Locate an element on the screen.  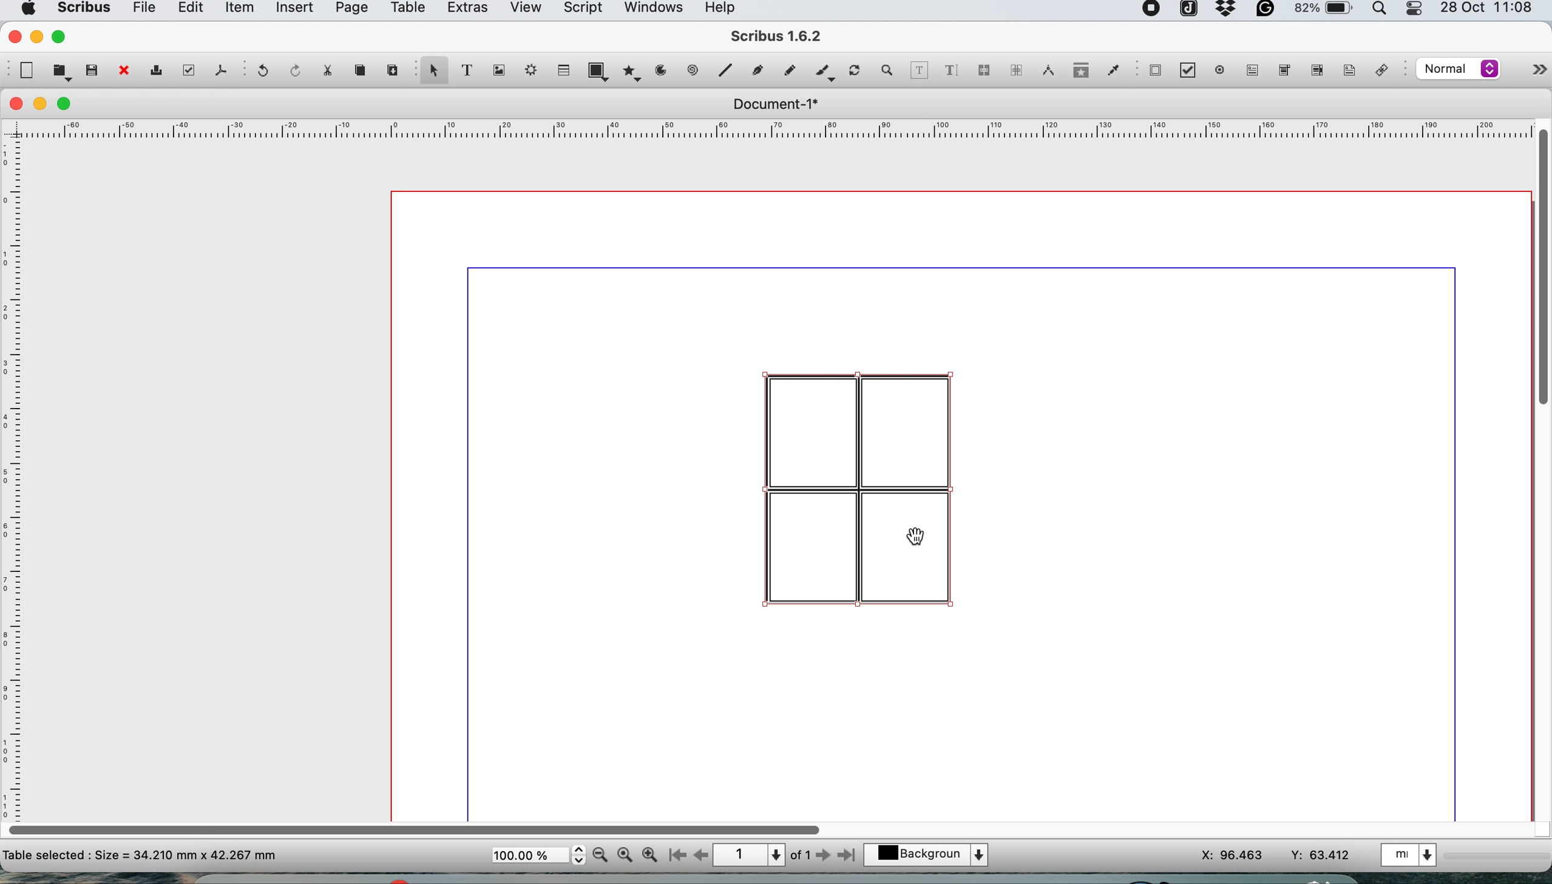
paste is located at coordinates (391, 68).